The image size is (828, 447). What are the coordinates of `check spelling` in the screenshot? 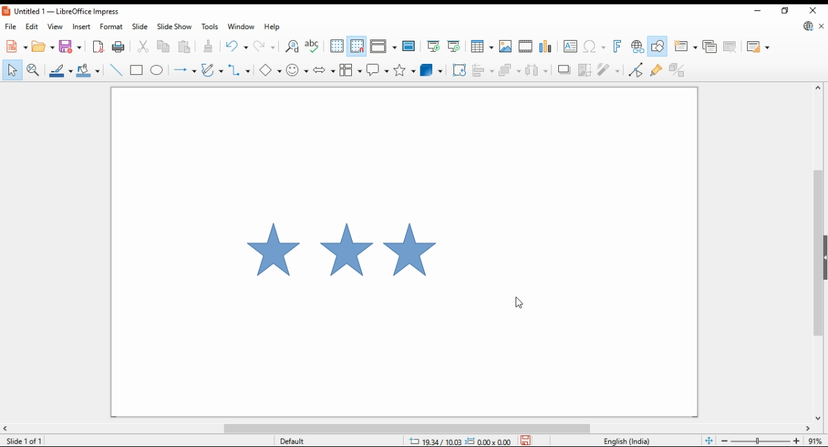 It's located at (313, 47).